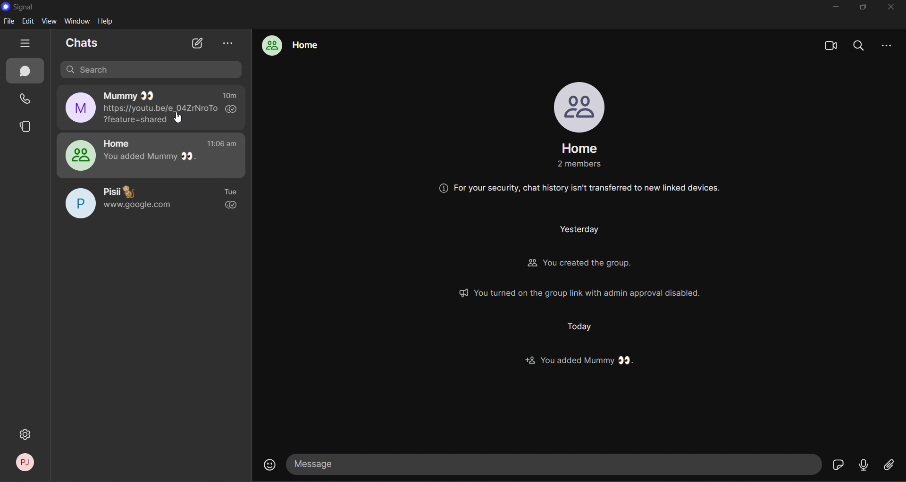  I want to click on more, so click(890, 46).